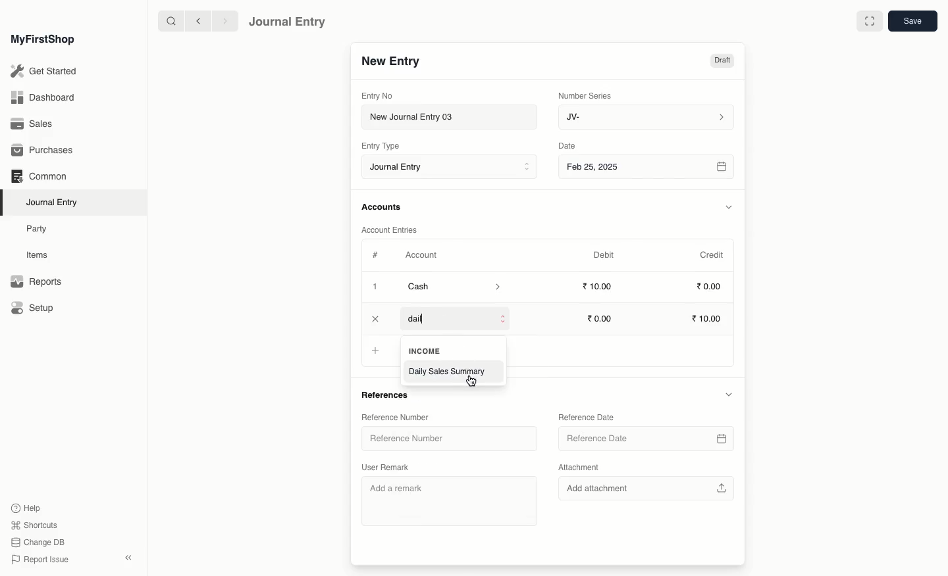 The image size is (948, 576). Describe the element at coordinates (378, 256) in the screenshot. I see `Hashtag` at that location.